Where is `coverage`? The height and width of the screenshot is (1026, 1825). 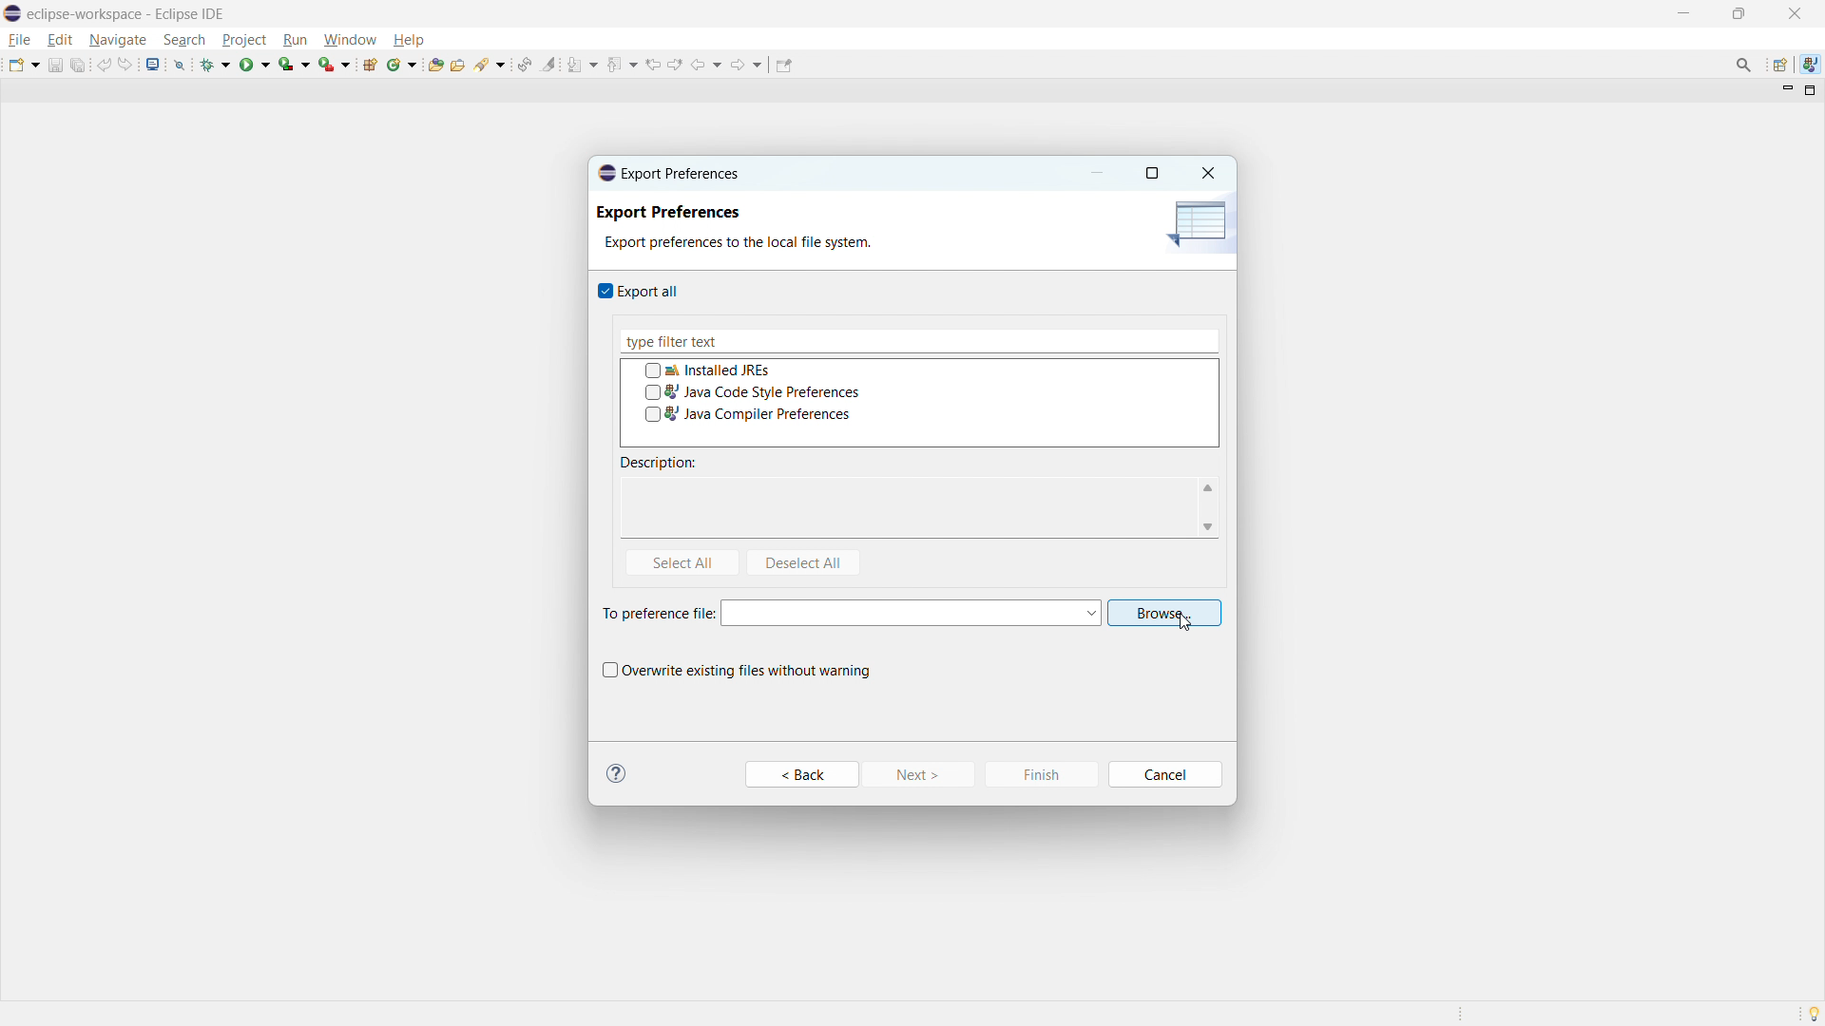
coverage is located at coordinates (294, 64).